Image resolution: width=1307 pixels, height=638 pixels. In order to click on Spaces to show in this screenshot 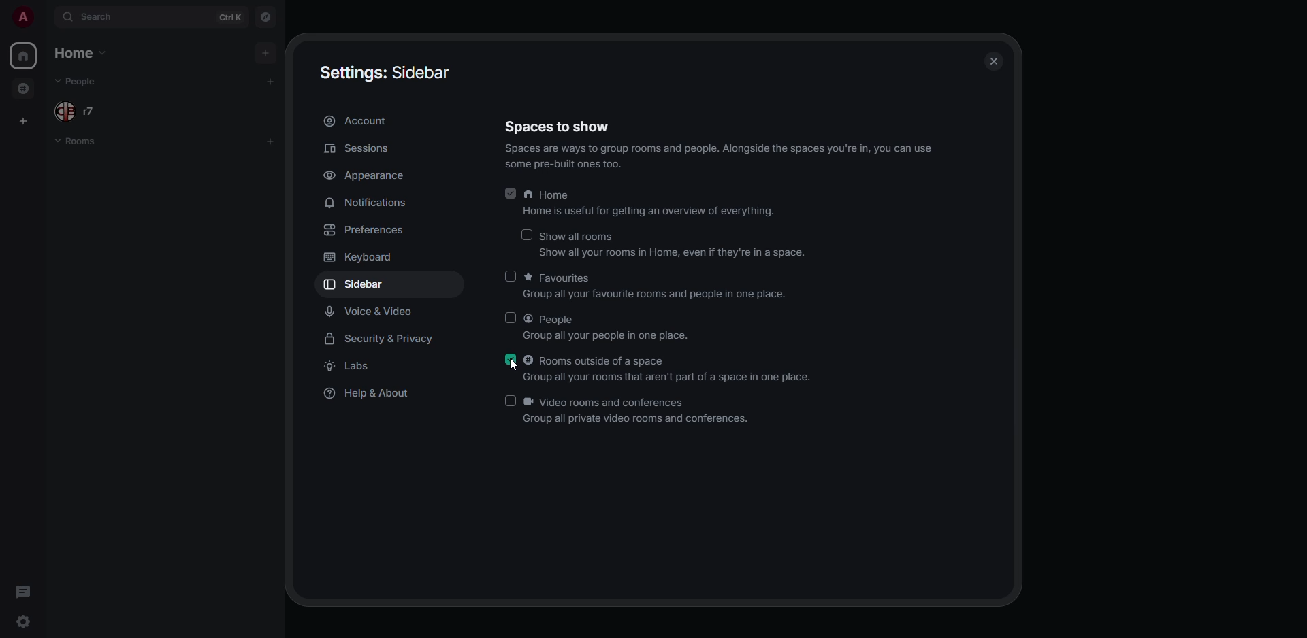, I will do `click(556, 127)`.